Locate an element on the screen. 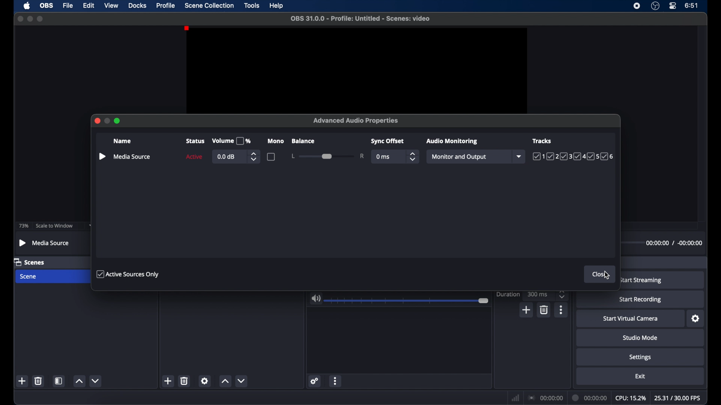 Image resolution: width=721 pixels, height=405 pixels. start streaming is located at coordinates (641, 280).